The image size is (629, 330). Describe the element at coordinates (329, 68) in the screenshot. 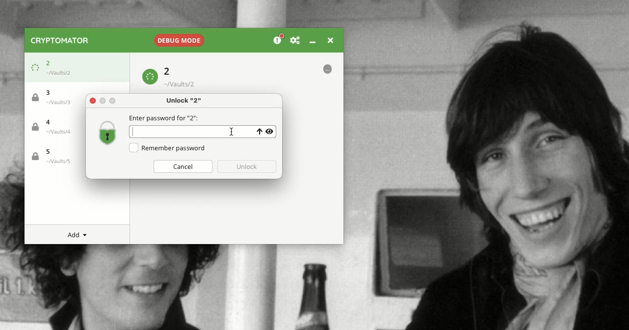

I see `More options` at that location.